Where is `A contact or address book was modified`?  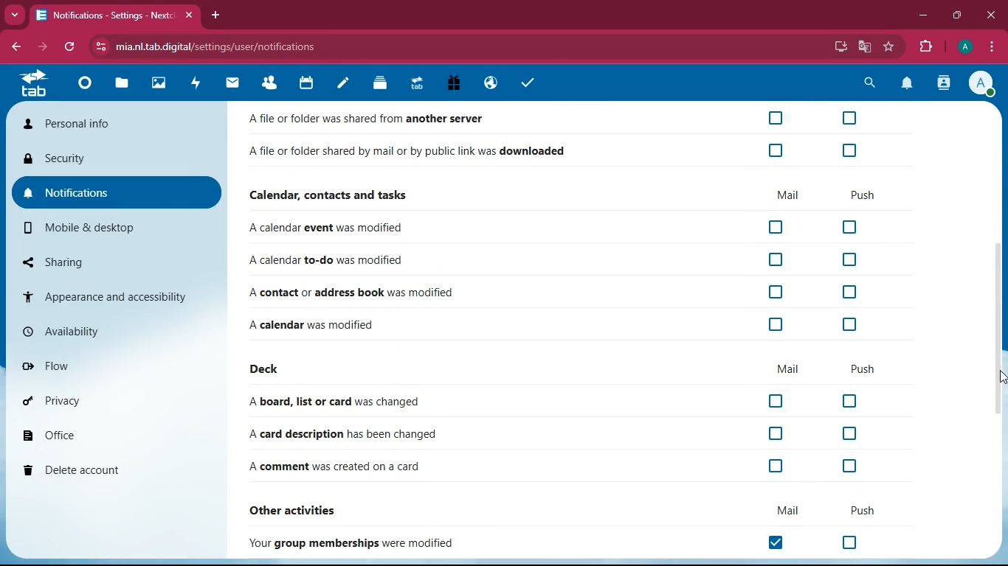
A contact or address book was modified is located at coordinates (351, 292).